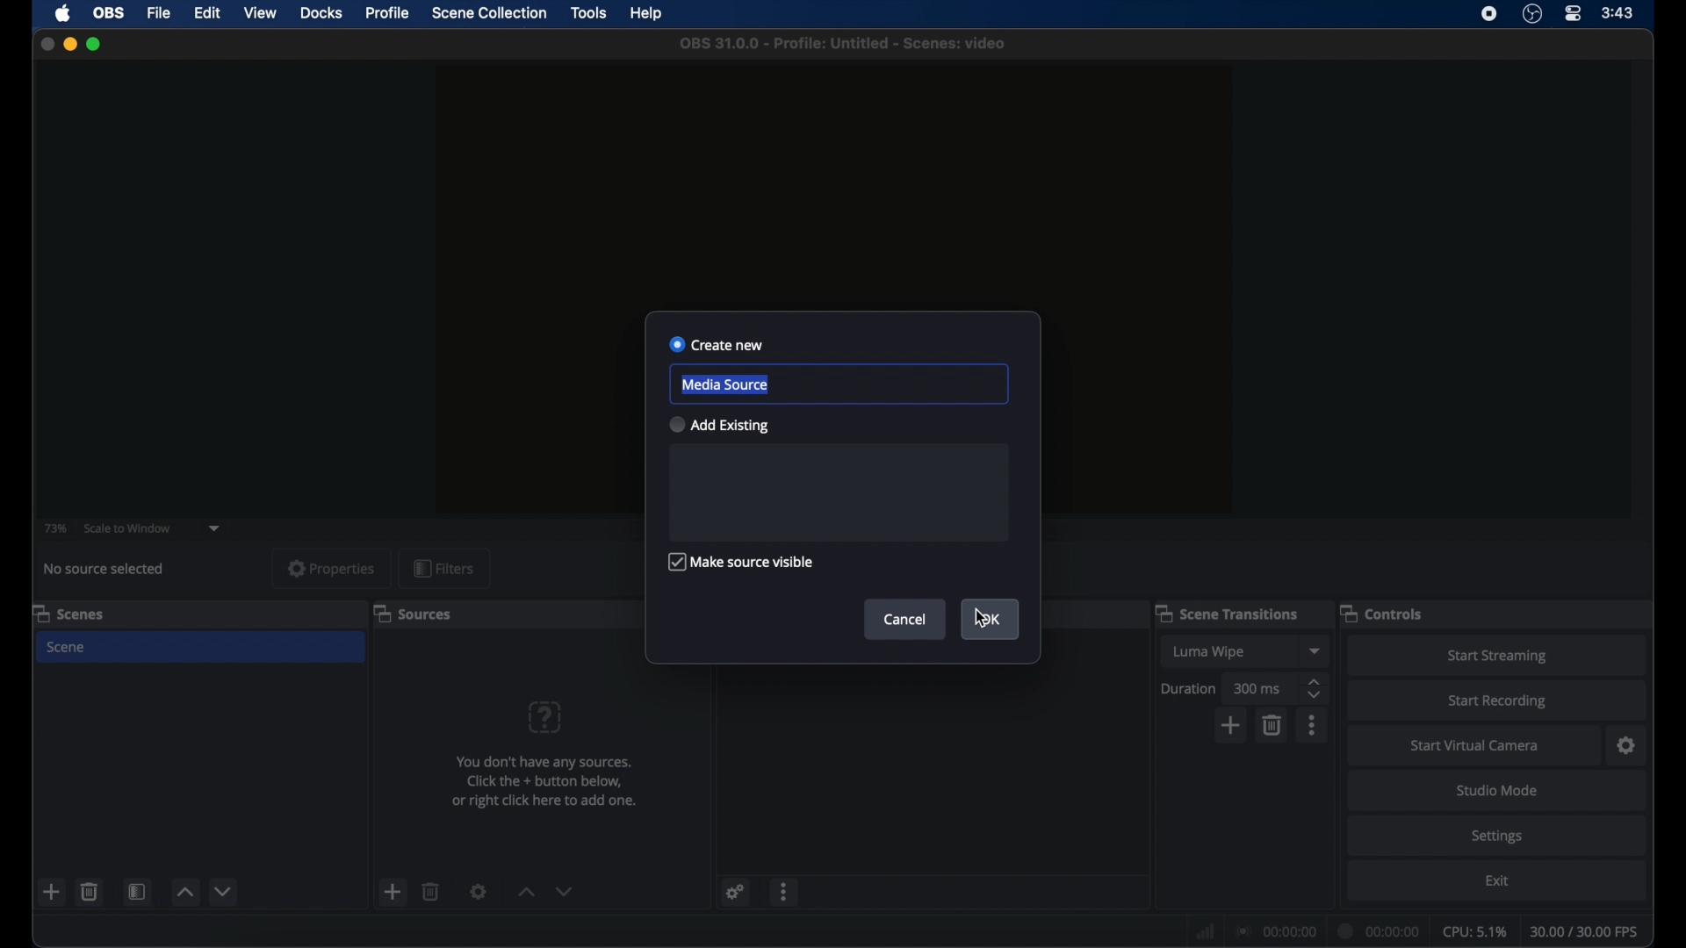 This screenshot has height=948, width=1686. I want to click on question mark icon, so click(544, 718).